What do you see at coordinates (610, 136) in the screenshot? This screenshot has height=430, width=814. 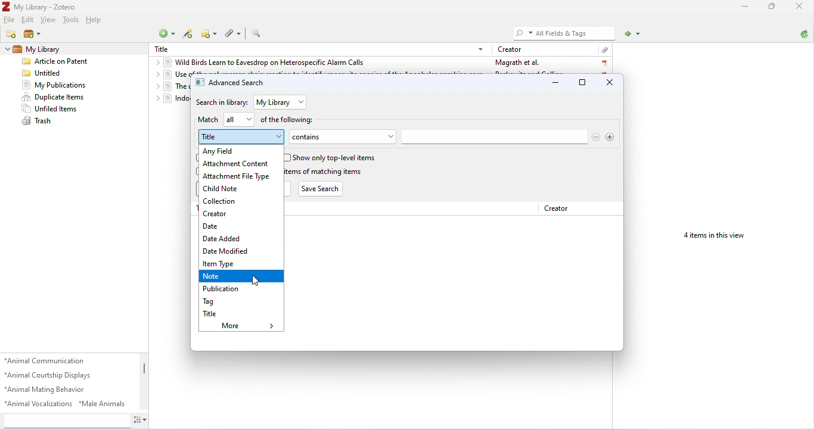 I see `add search option` at bounding box center [610, 136].